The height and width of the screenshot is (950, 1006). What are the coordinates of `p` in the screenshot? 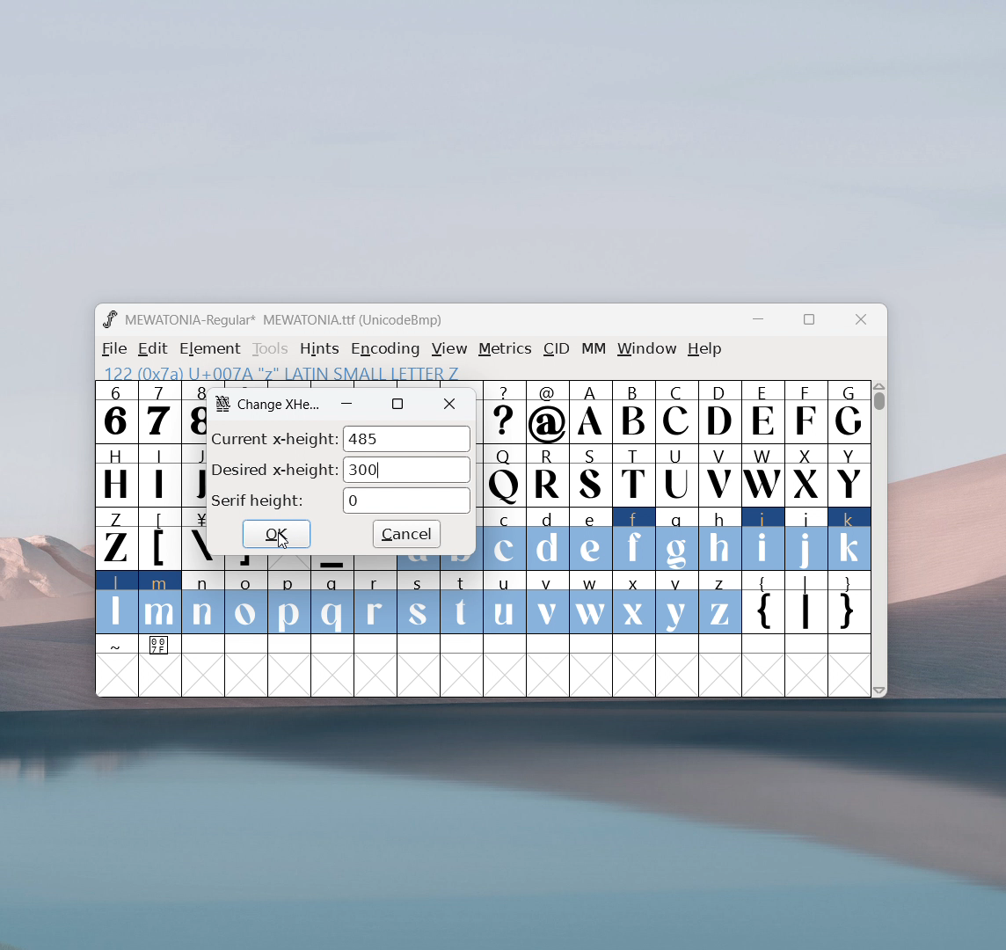 It's located at (291, 603).